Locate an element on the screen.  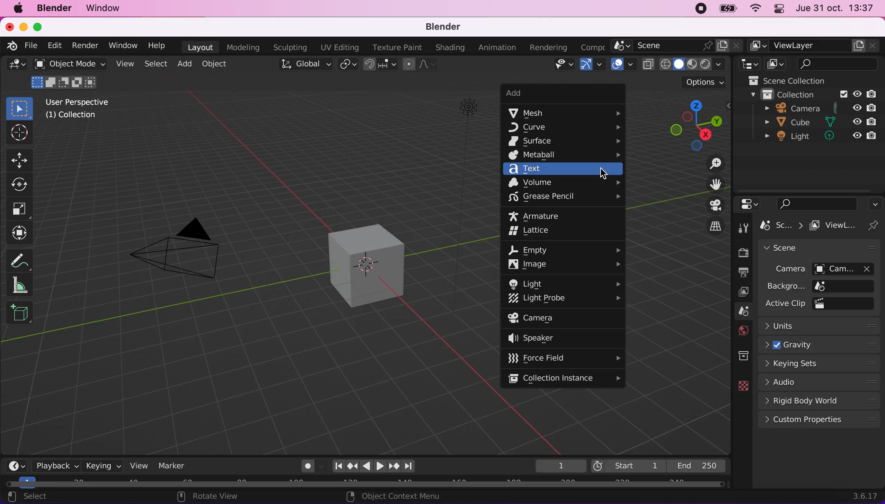
text is located at coordinates (564, 169).